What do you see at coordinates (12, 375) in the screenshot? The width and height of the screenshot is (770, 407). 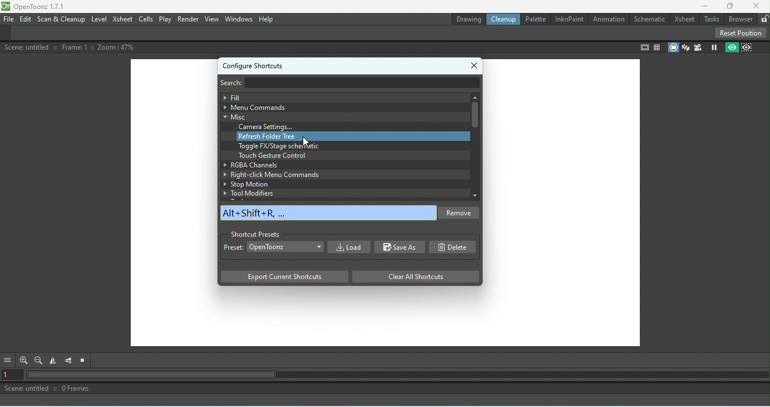 I see `Set the current frame` at bounding box center [12, 375].